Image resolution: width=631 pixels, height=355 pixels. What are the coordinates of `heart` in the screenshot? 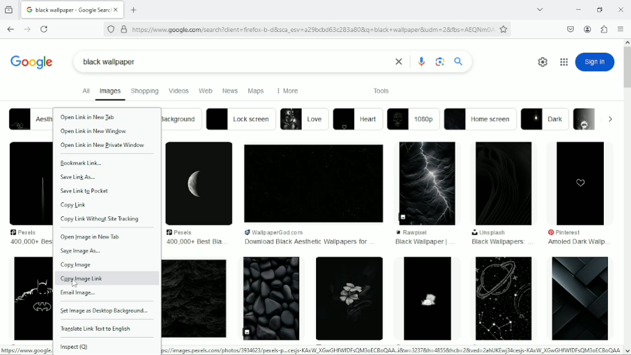 It's located at (358, 120).